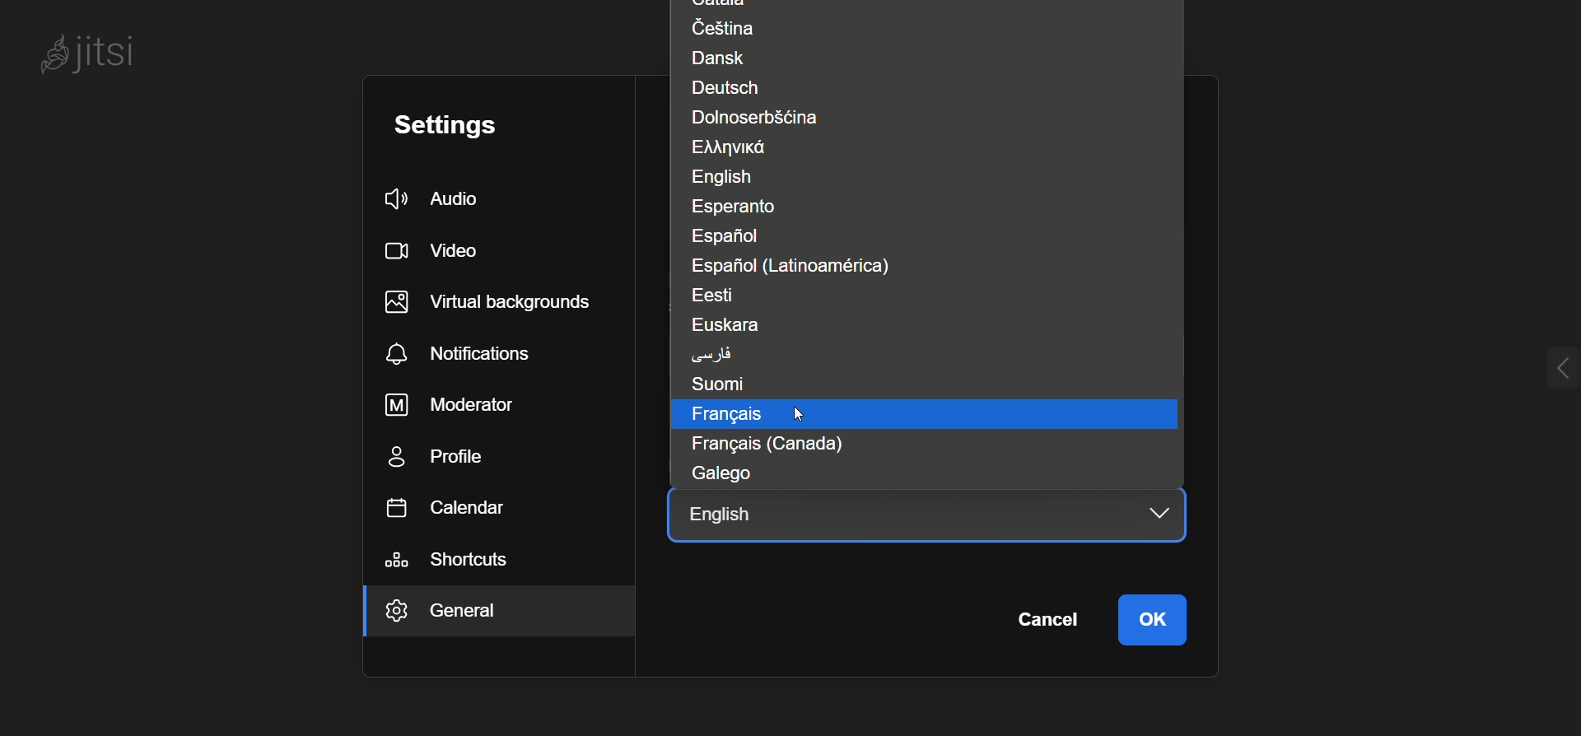 This screenshot has height=736, width=1581. What do you see at coordinates (464, 124) in the screenshot?
I see `settings` at bounding box center [464, 124].